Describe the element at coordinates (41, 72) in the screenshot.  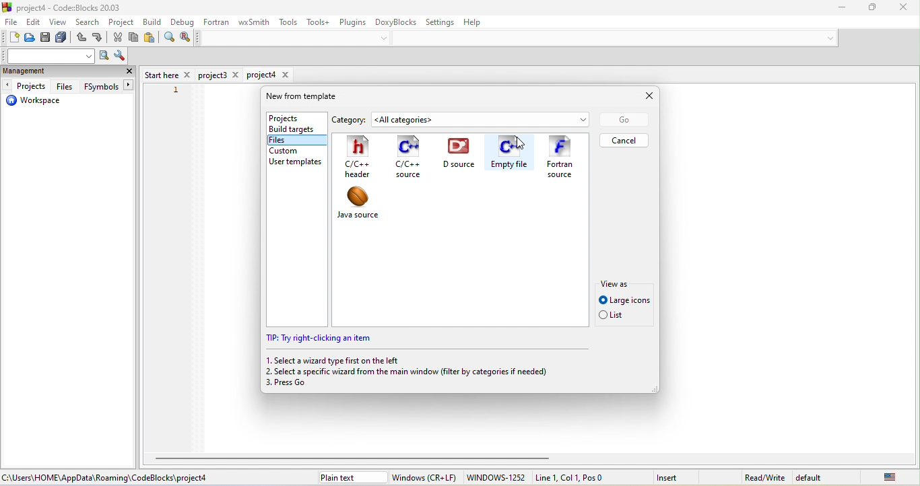
I see `management` at that location.